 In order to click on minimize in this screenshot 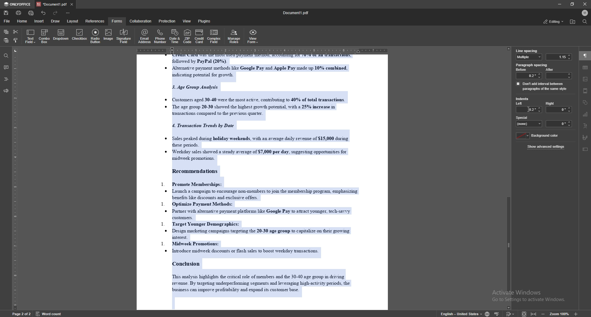, I will do `click(559, 4)`.